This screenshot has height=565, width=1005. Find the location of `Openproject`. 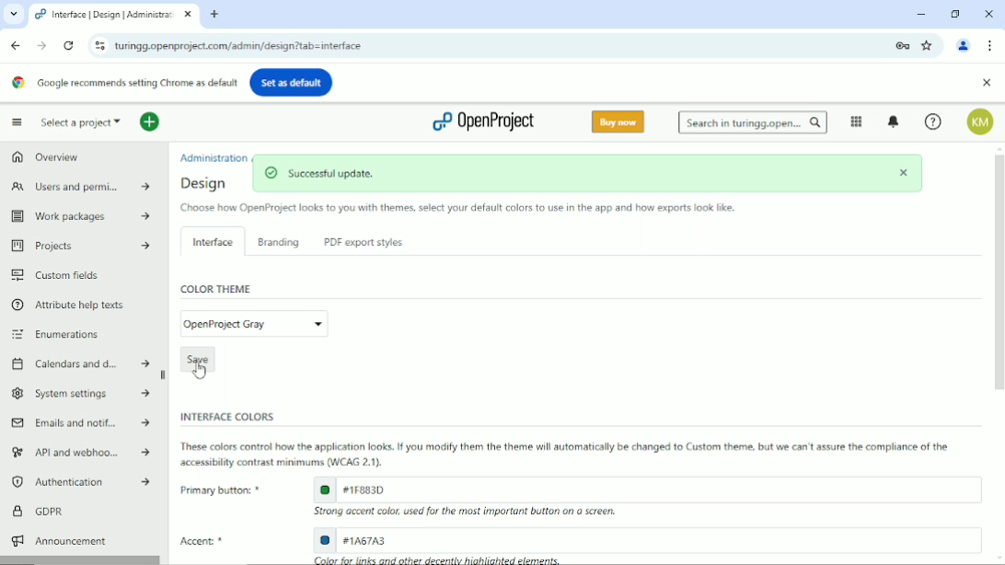

Openproject is located at coordinates (482, 121).